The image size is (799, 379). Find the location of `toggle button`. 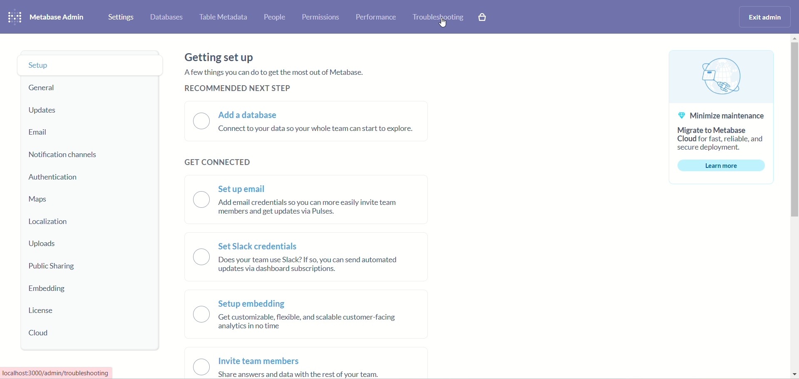

toggle button is located at coordinates (199, 121).